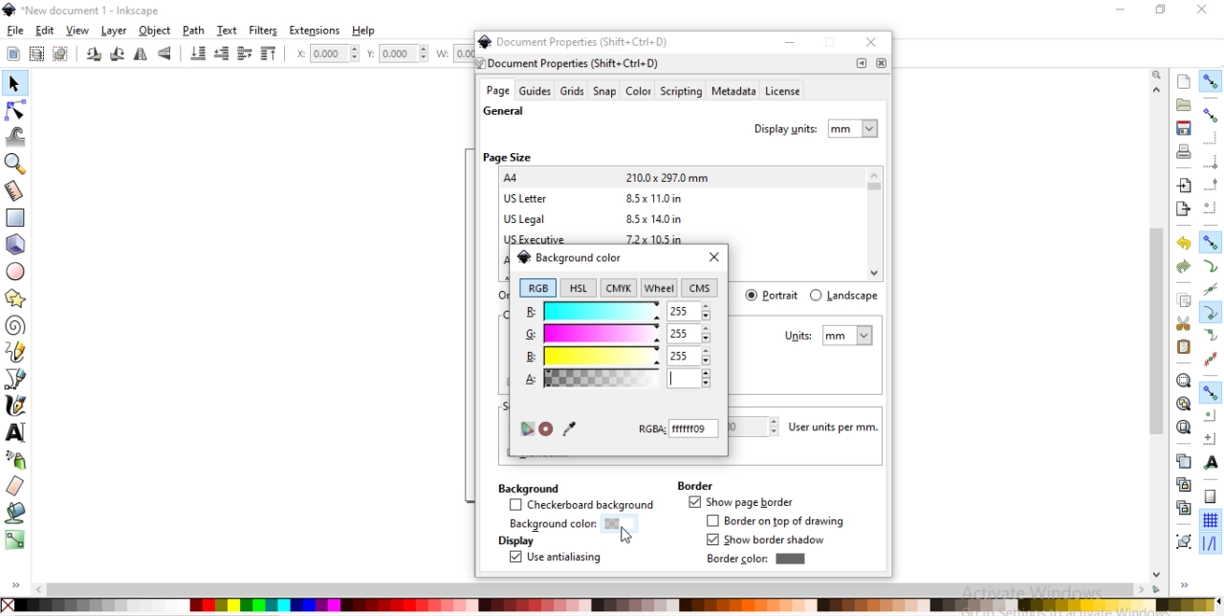 Image resolution: width=1224 pixels, height=616 pixels. Describe the element at coordinates (617, 310) in the screenshot. I see `r` at that location.